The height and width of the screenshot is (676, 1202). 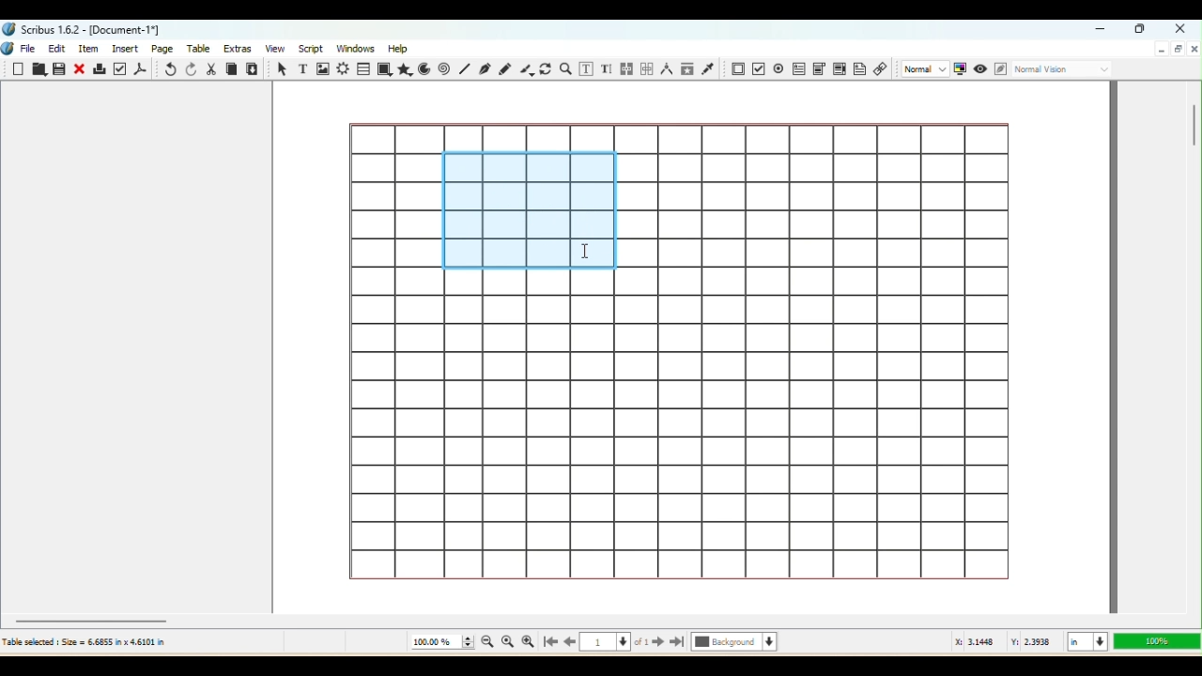 I want to click on Polygon, so click(x=406, y=70).